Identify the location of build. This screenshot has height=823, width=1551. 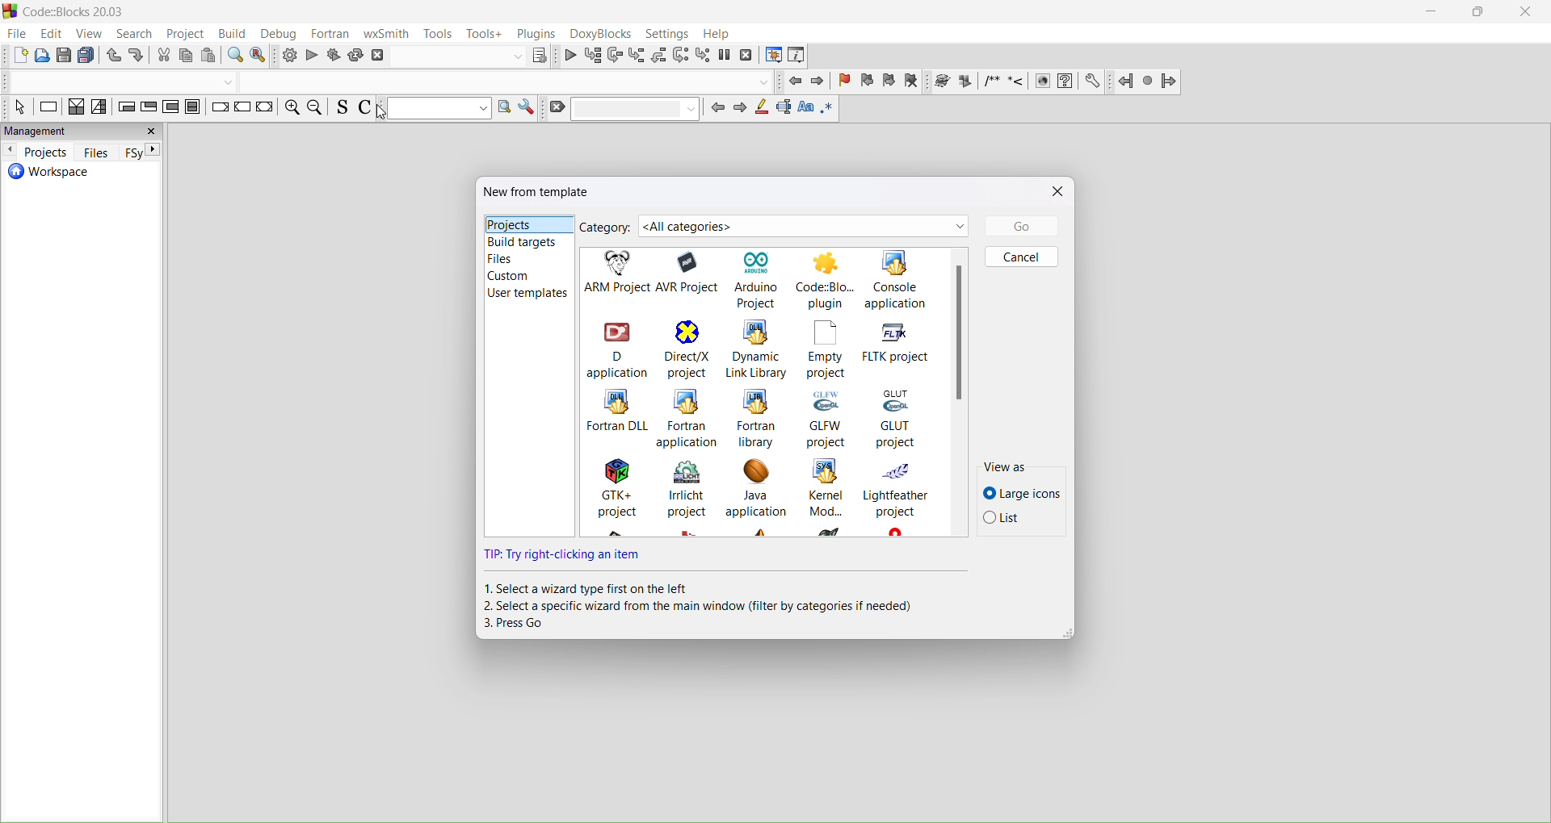
(237, 36).